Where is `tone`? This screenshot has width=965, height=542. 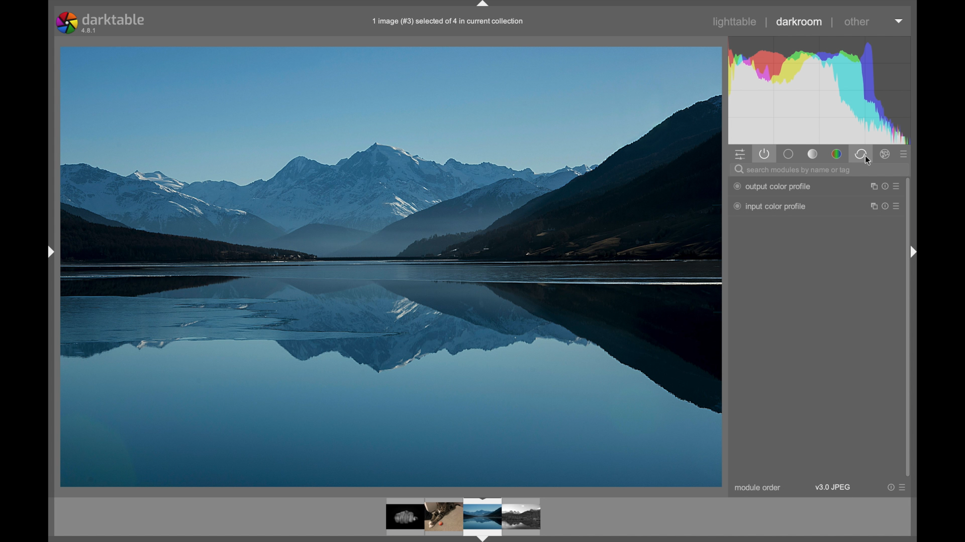 tone is located at coordinates (813, 155).